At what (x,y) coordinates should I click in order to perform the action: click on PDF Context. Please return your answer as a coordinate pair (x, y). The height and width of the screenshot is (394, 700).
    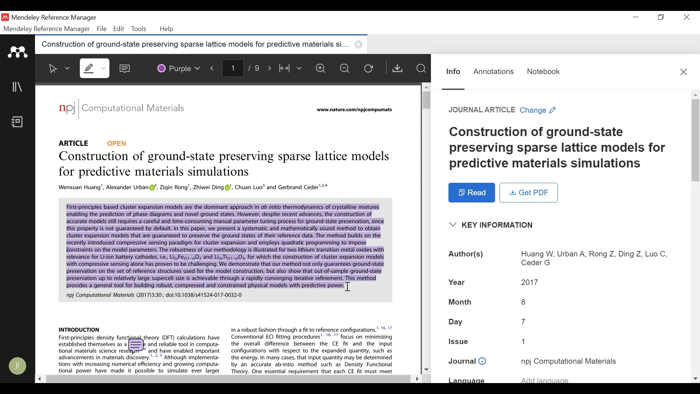
    Looking at the image, I should click on (313, 349).